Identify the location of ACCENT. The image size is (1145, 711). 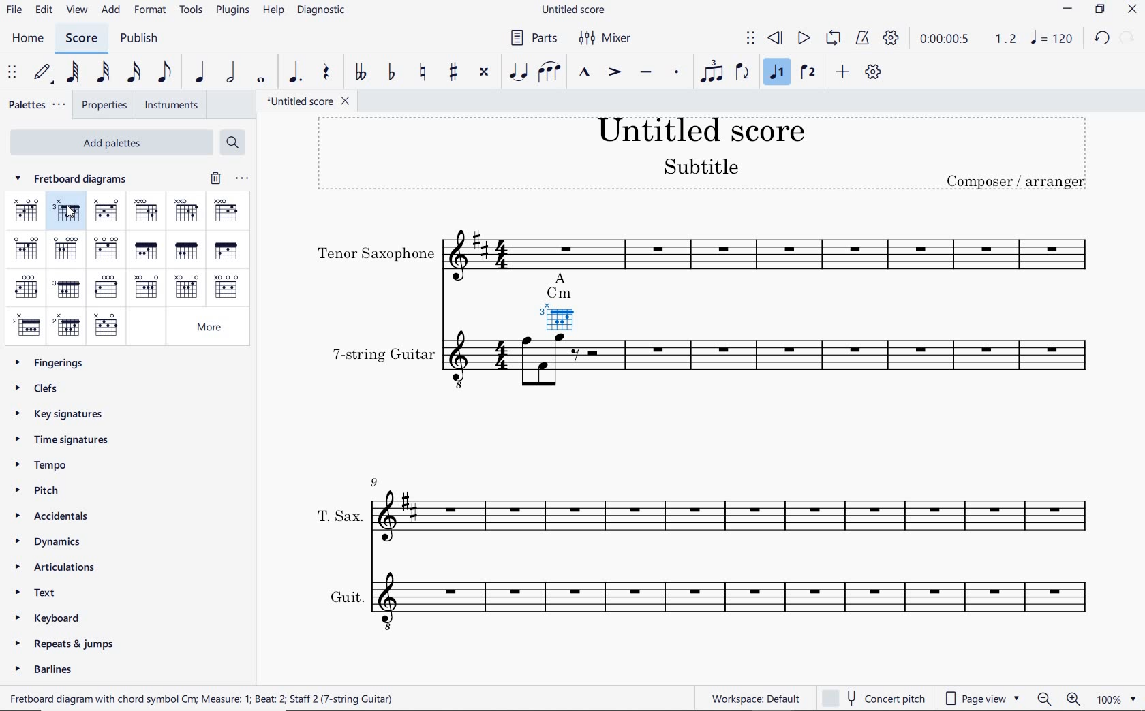
(615, 72).